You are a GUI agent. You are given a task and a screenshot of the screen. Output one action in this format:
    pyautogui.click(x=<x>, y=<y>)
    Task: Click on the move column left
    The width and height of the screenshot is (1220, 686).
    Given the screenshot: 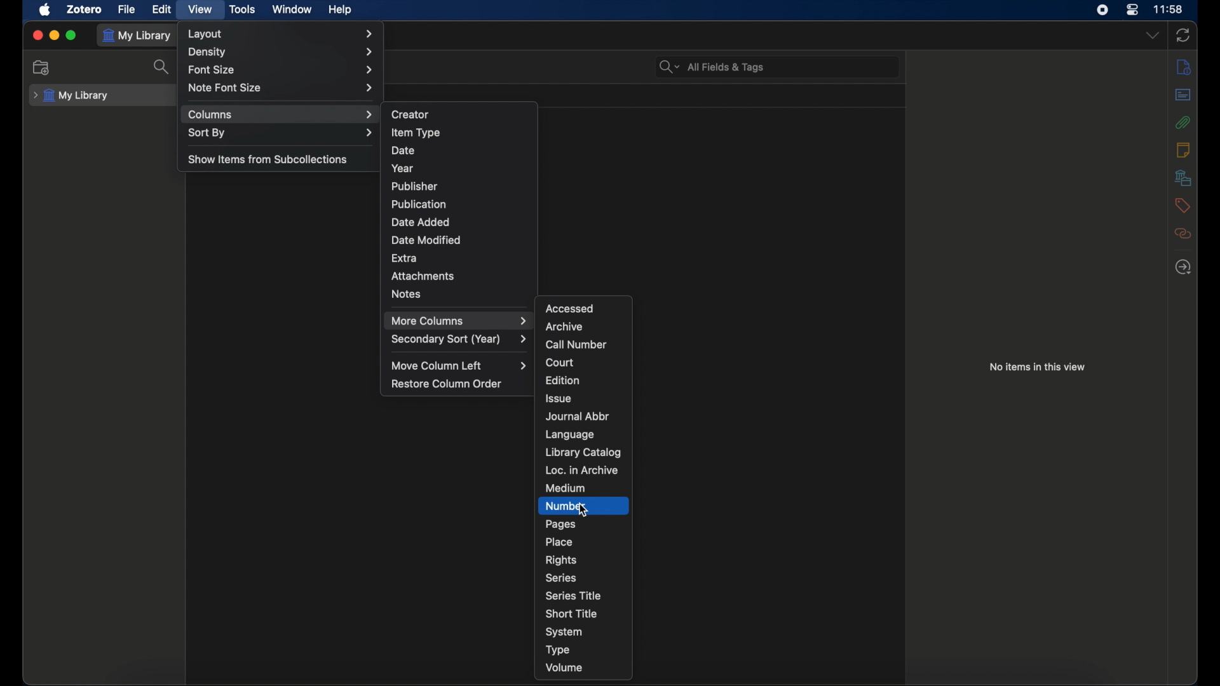 What is the action you would take?
    pyautogui.click(x=459, y=366)
    